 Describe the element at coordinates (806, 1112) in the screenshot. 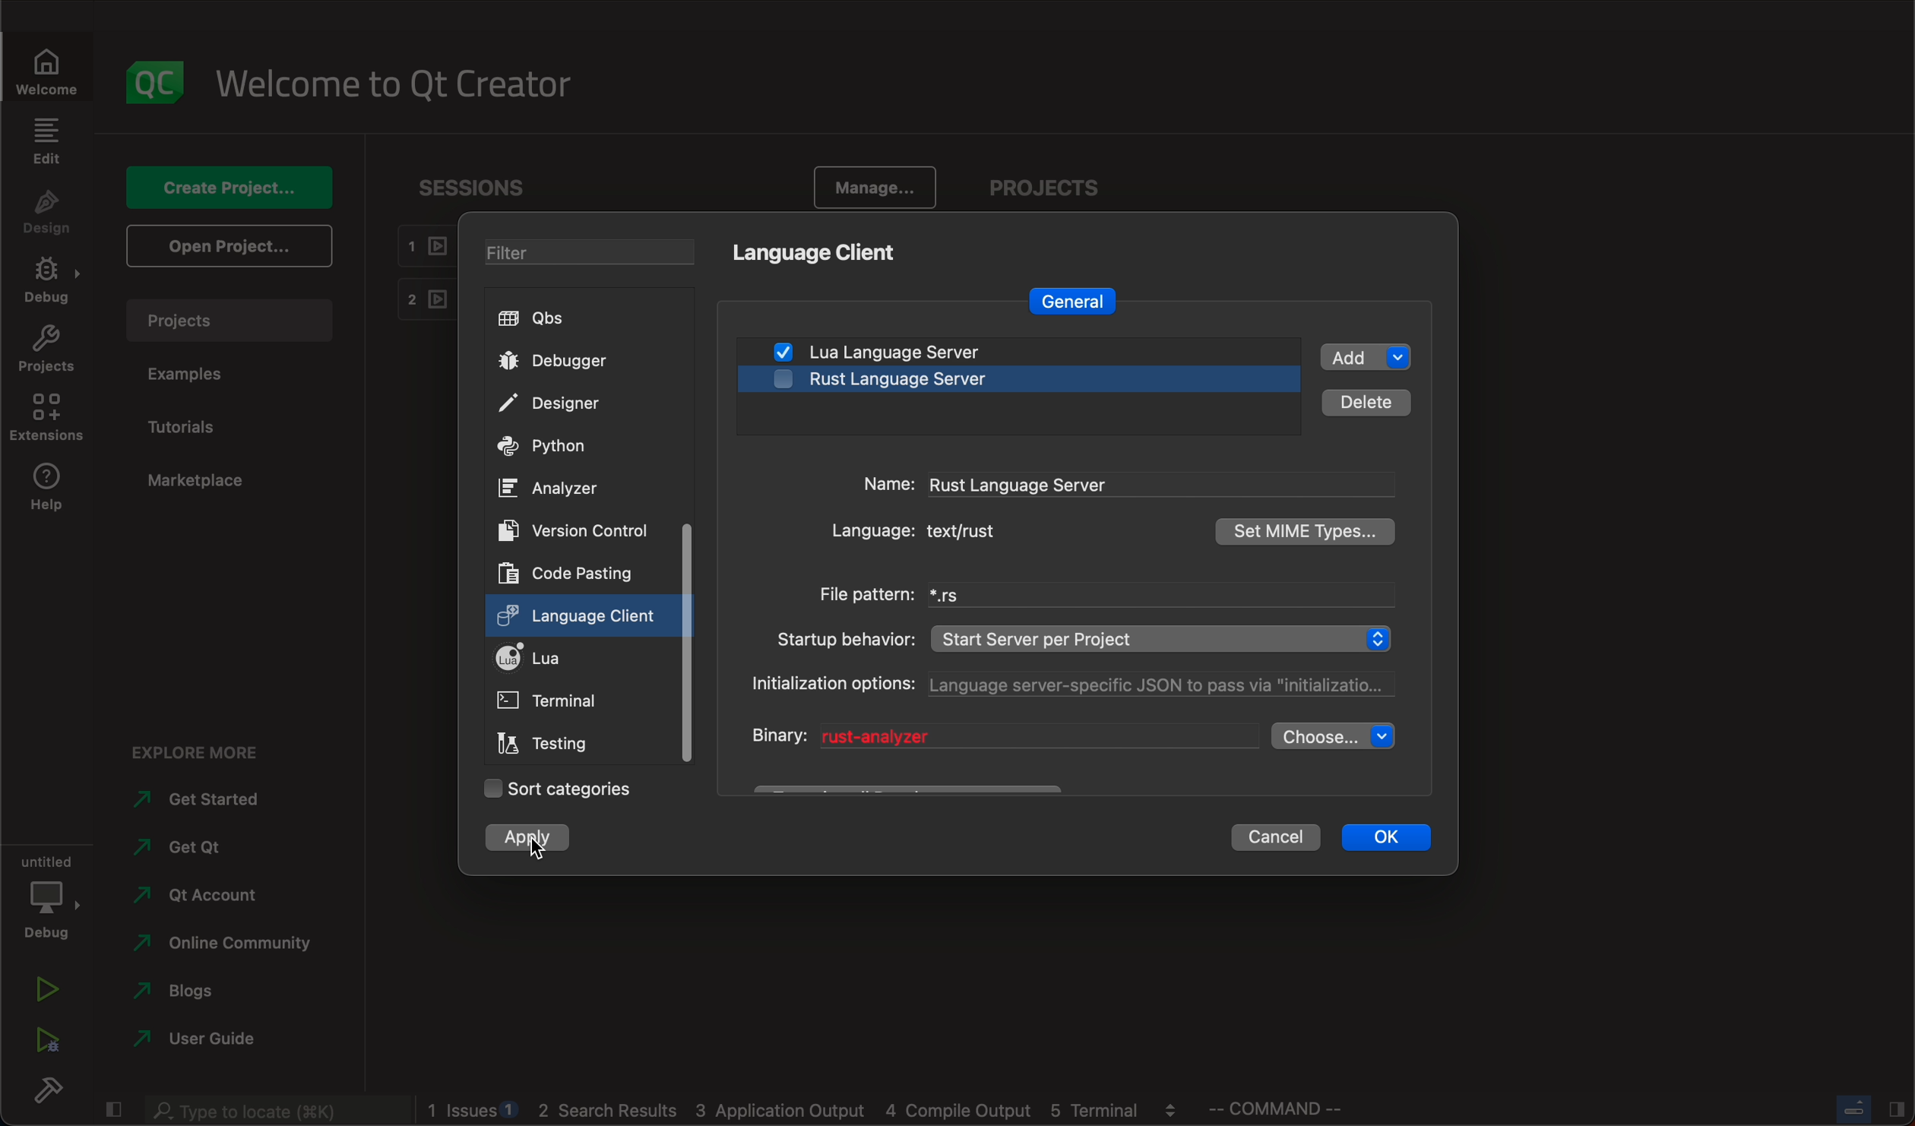

I see `logs` at that location.